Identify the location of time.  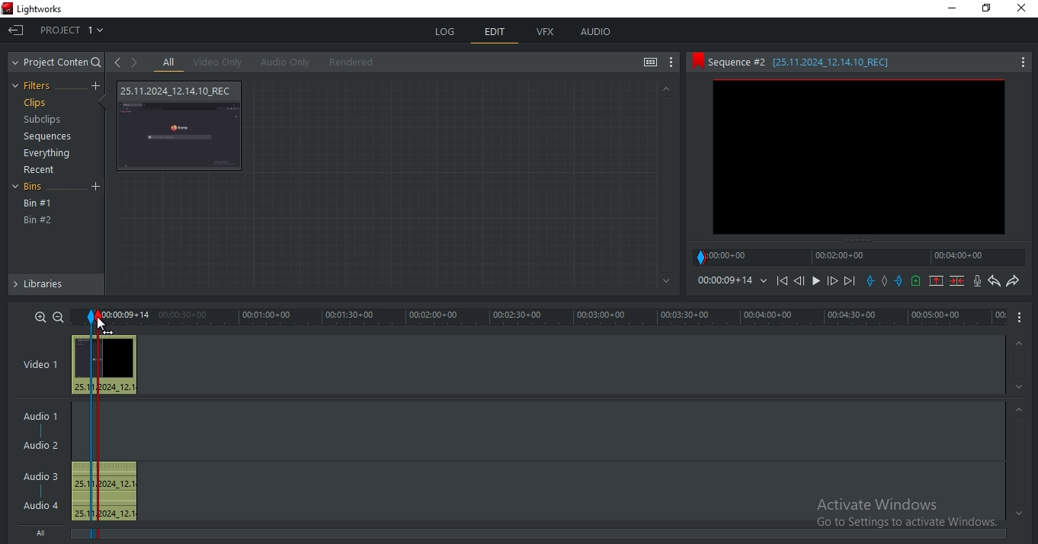
(732, 280).